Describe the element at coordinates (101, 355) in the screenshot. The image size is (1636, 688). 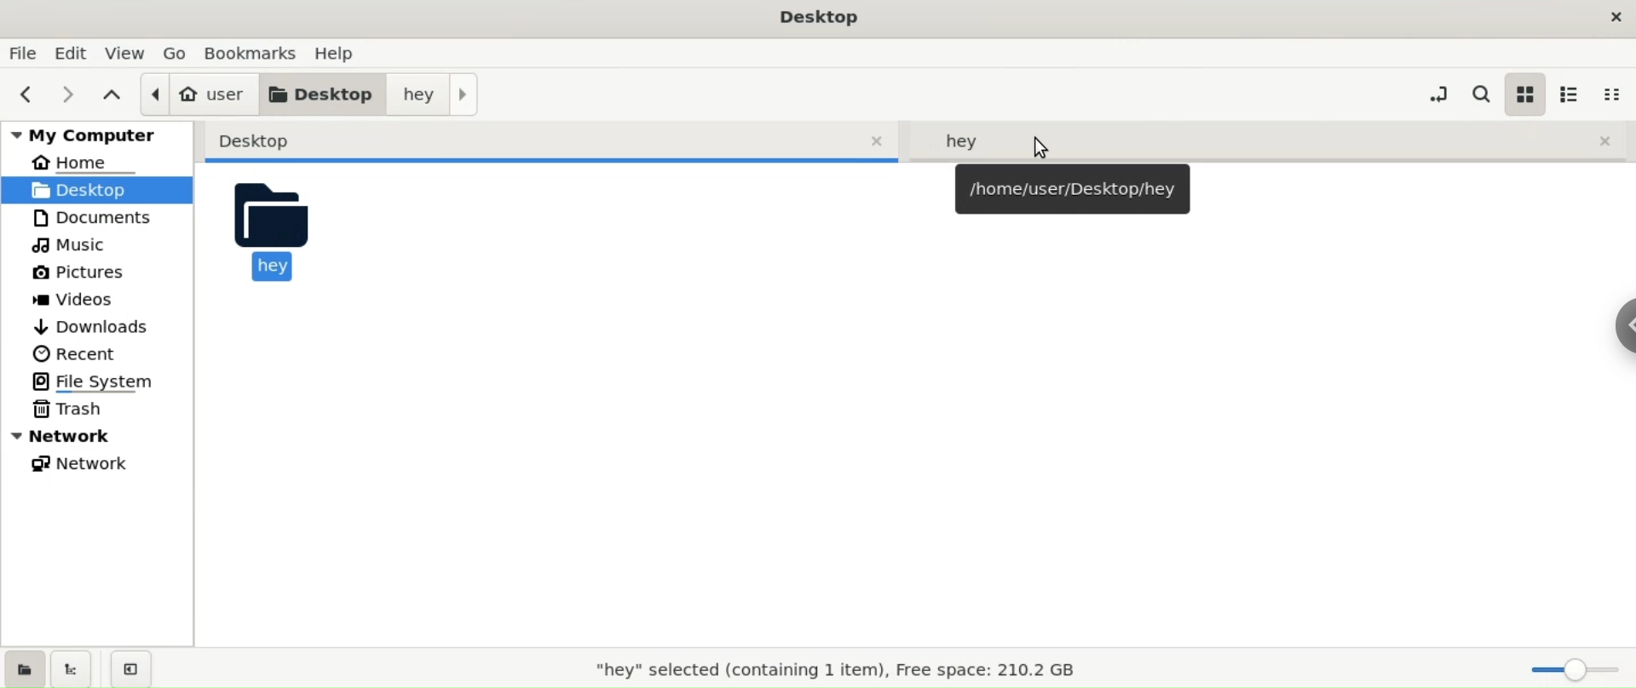
I see `recent` at that location.